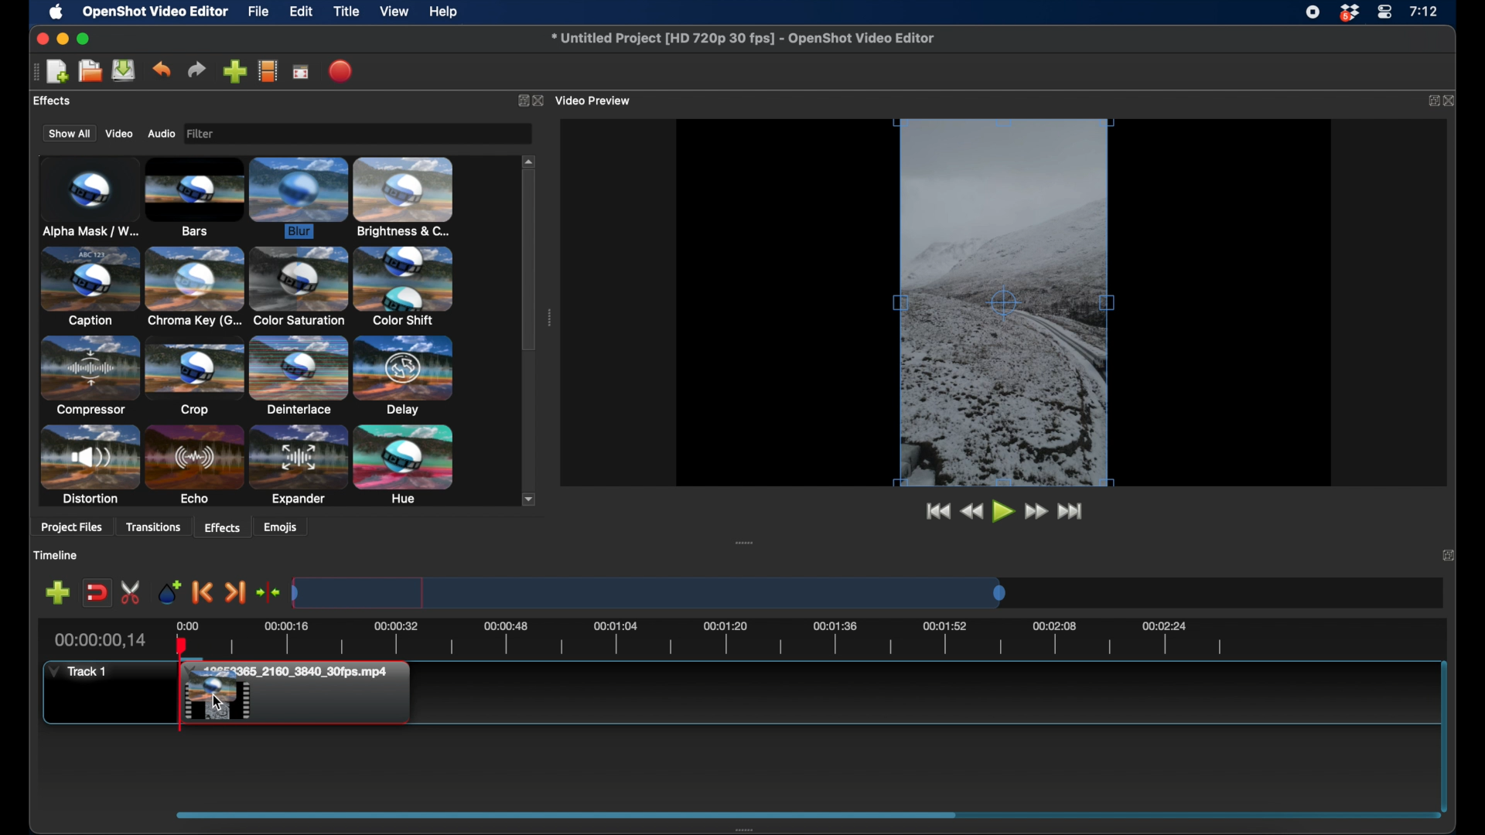 This screenshot has height=835, width=1485. Describe the element at coordinates (59, 591) in the screenshot. I see `add track` at that location.